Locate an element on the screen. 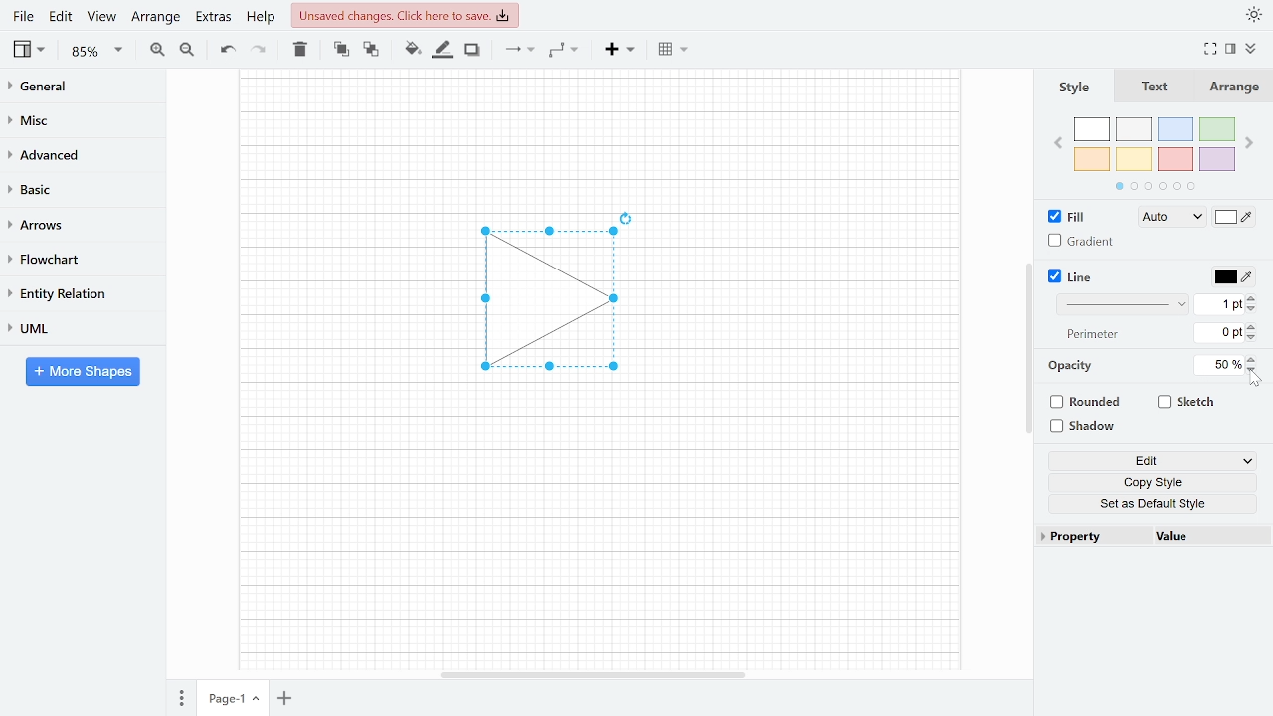 The height and width of the screenshot is (716, 1273). Redo is located at coordinates (257, 48).